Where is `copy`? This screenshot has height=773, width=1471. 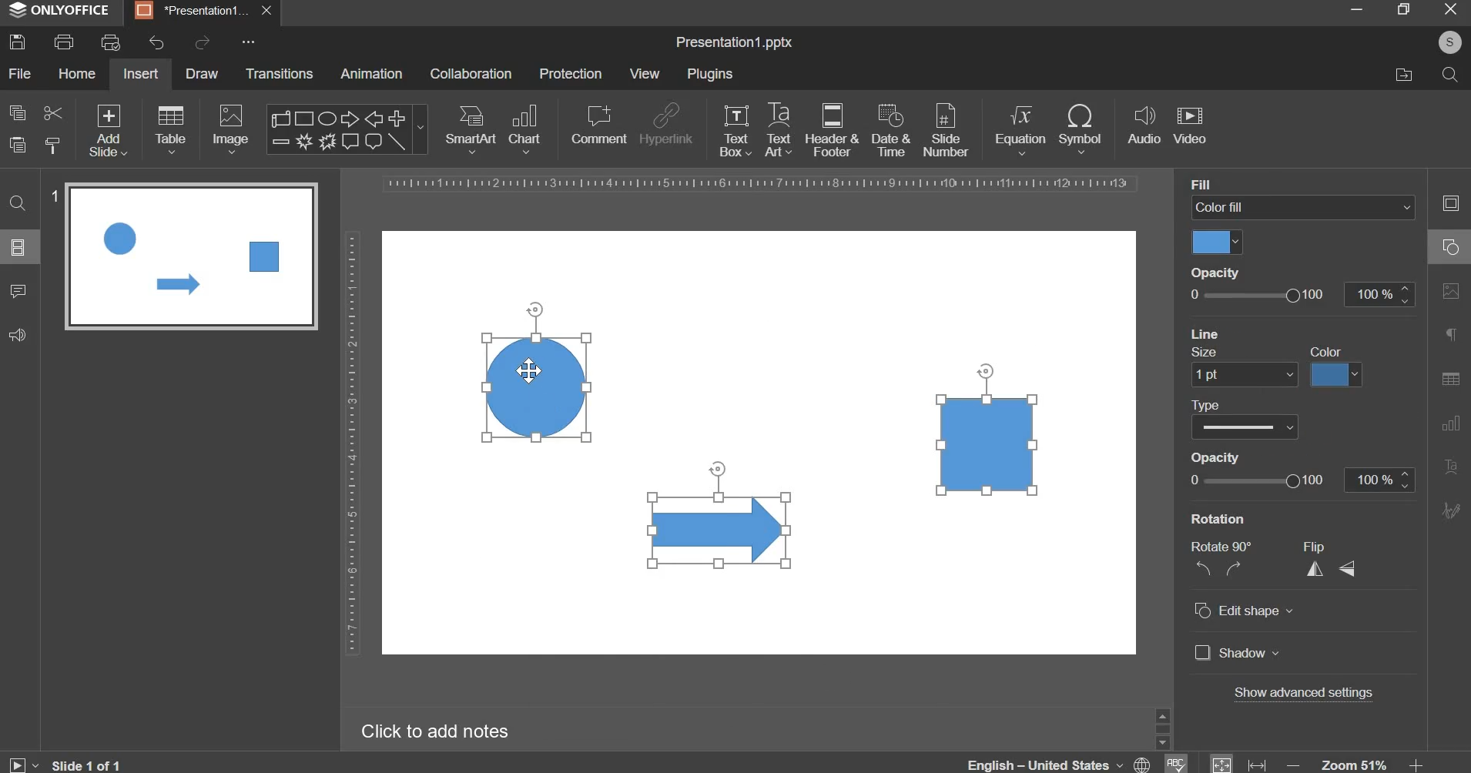 copy is located at coordinates (18, 112).